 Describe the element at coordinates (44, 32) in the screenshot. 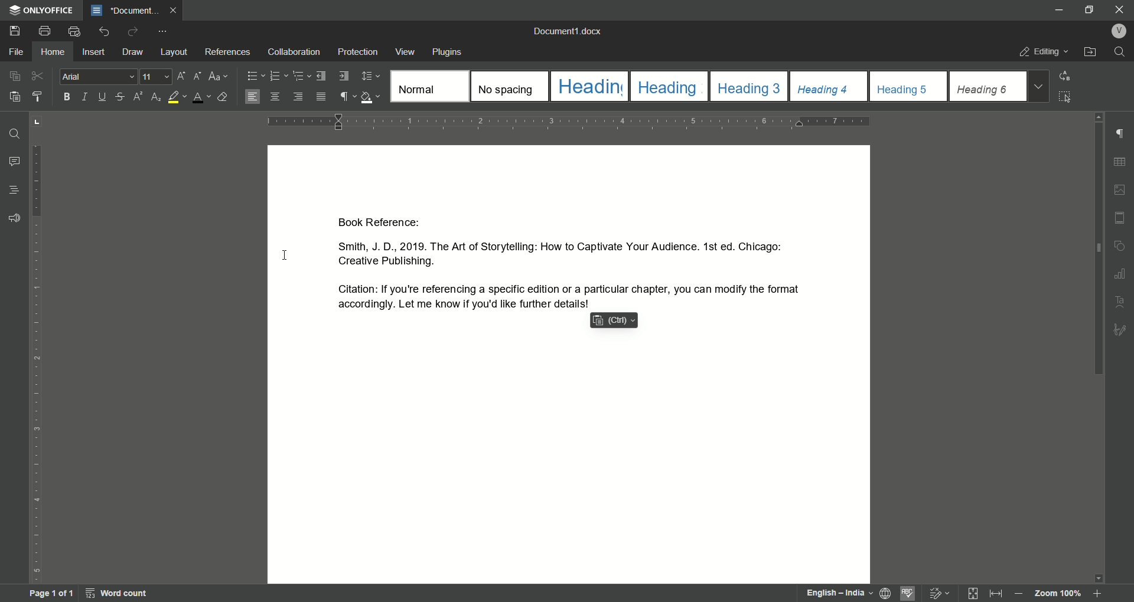

I see `print` at that location.